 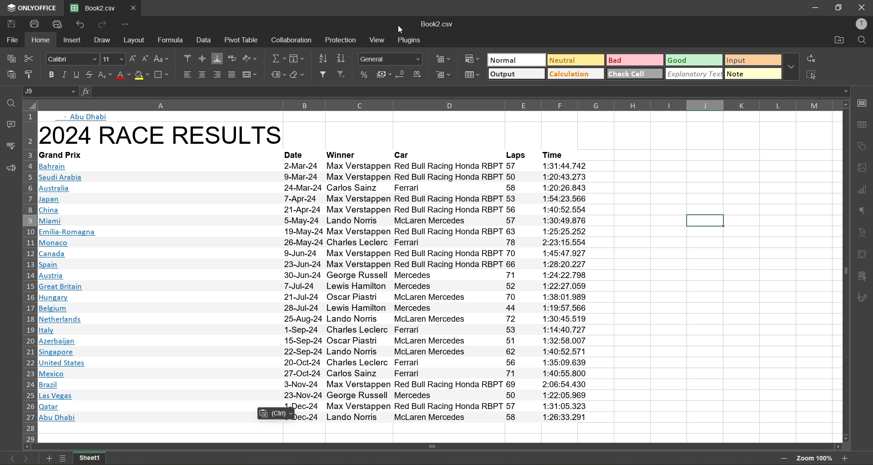 I want to click on sort descending, so click(x=340, y=59).